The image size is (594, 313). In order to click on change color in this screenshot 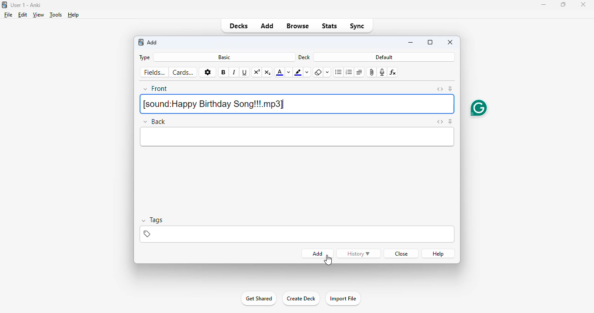, I will do `click(307, 73)`.